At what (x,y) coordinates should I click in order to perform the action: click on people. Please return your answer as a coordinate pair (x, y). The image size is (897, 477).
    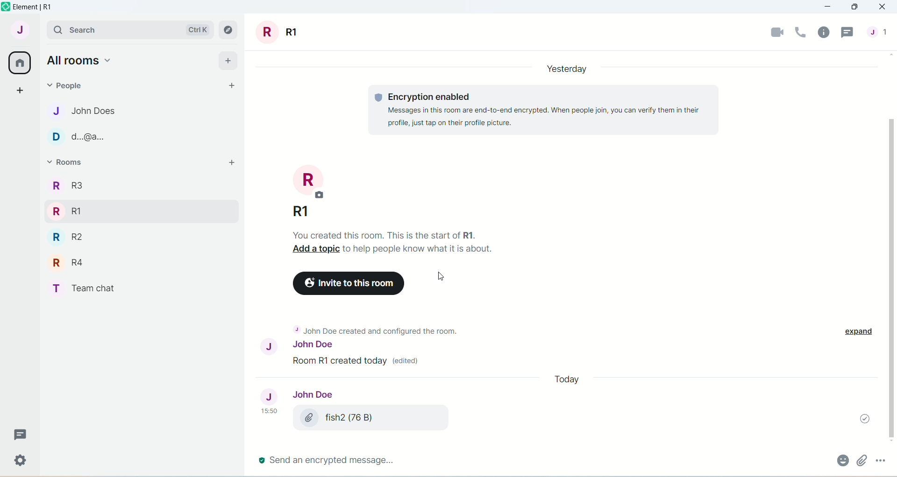
    Looking at the image, I should click on (64, 85).